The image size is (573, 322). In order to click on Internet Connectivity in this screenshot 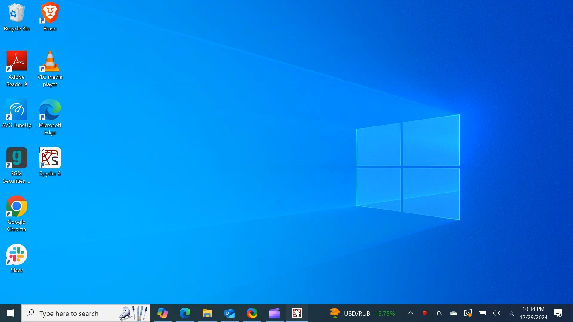, I will do `click(511, 312)`.